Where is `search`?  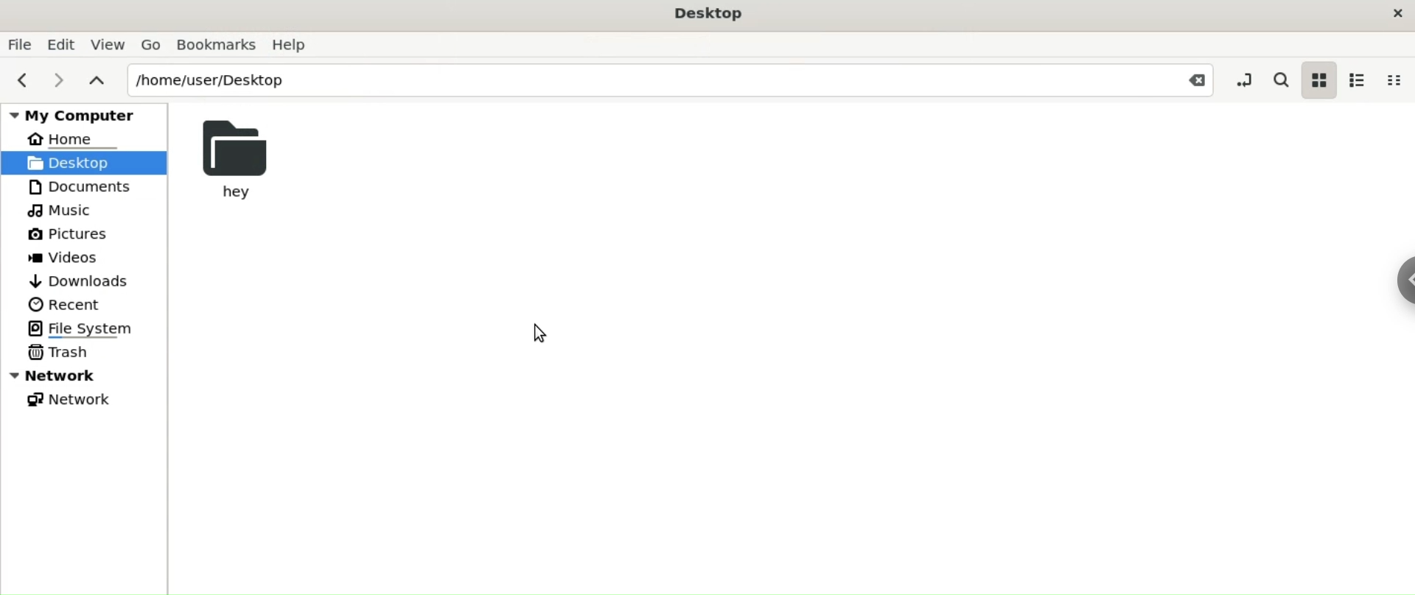 search is located at coordinates (1283, 80).